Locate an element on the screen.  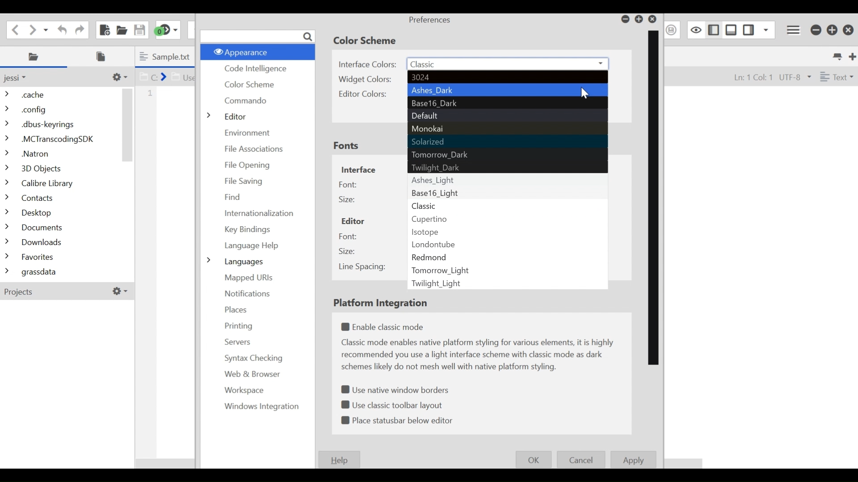
(un)select Use Classic toolbar layout is located at coordinates (394, 404).